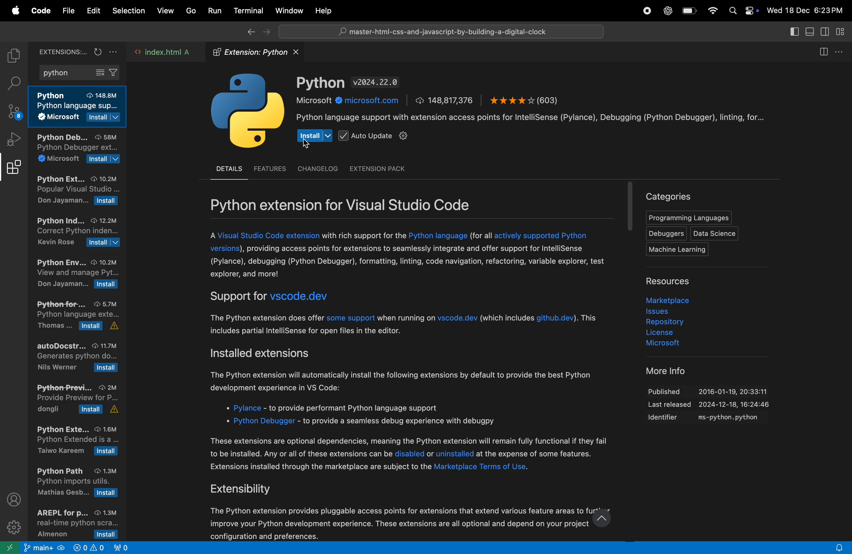  What do you see at coordinates (78, 483) in the screenshot?
I see `pythonpath ` at bounding box center [78, 483].